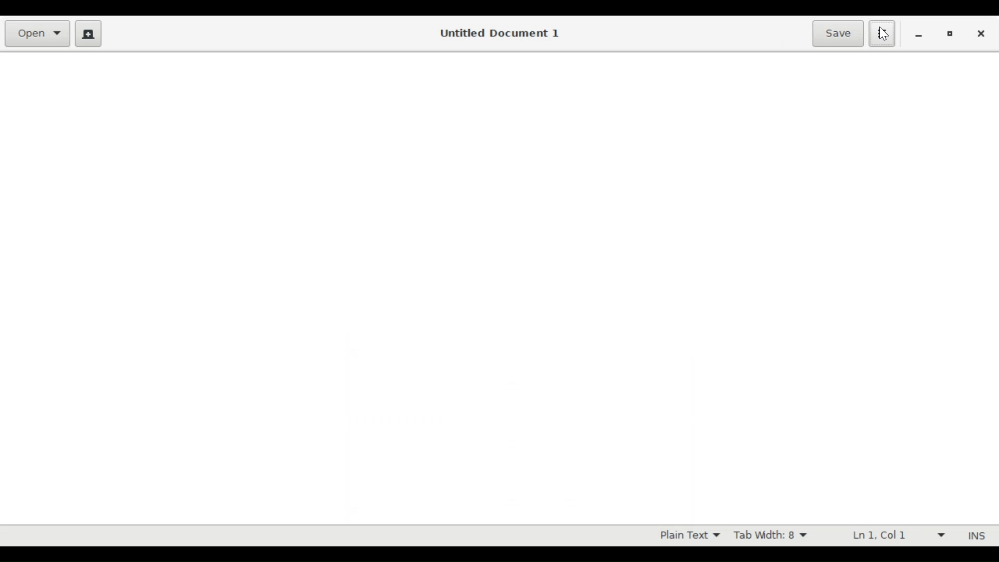 The image size is (999, 562). What do you see at coordinates (918, 36) in the screenshot?
I see `minimize` at bounding box center [918, 36].